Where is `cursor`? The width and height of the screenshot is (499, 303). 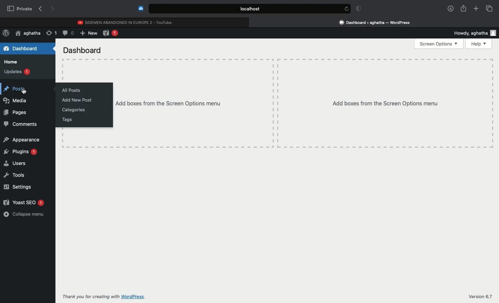
cursor is located at coordinates (23, 91).